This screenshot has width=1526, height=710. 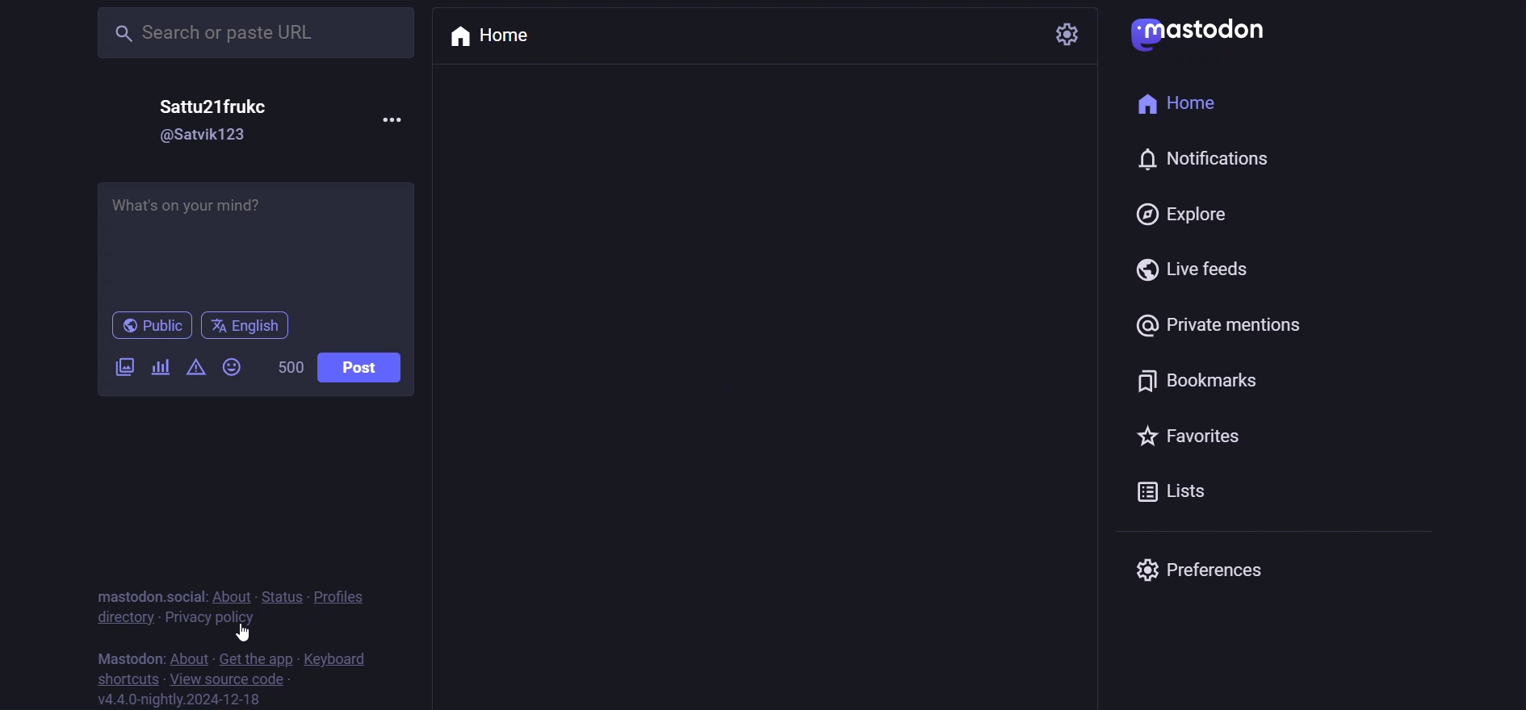 What do you see at coordinates (212, 619) in the screenshot?
I see `privacy policy` at bounding box center [212, 619].